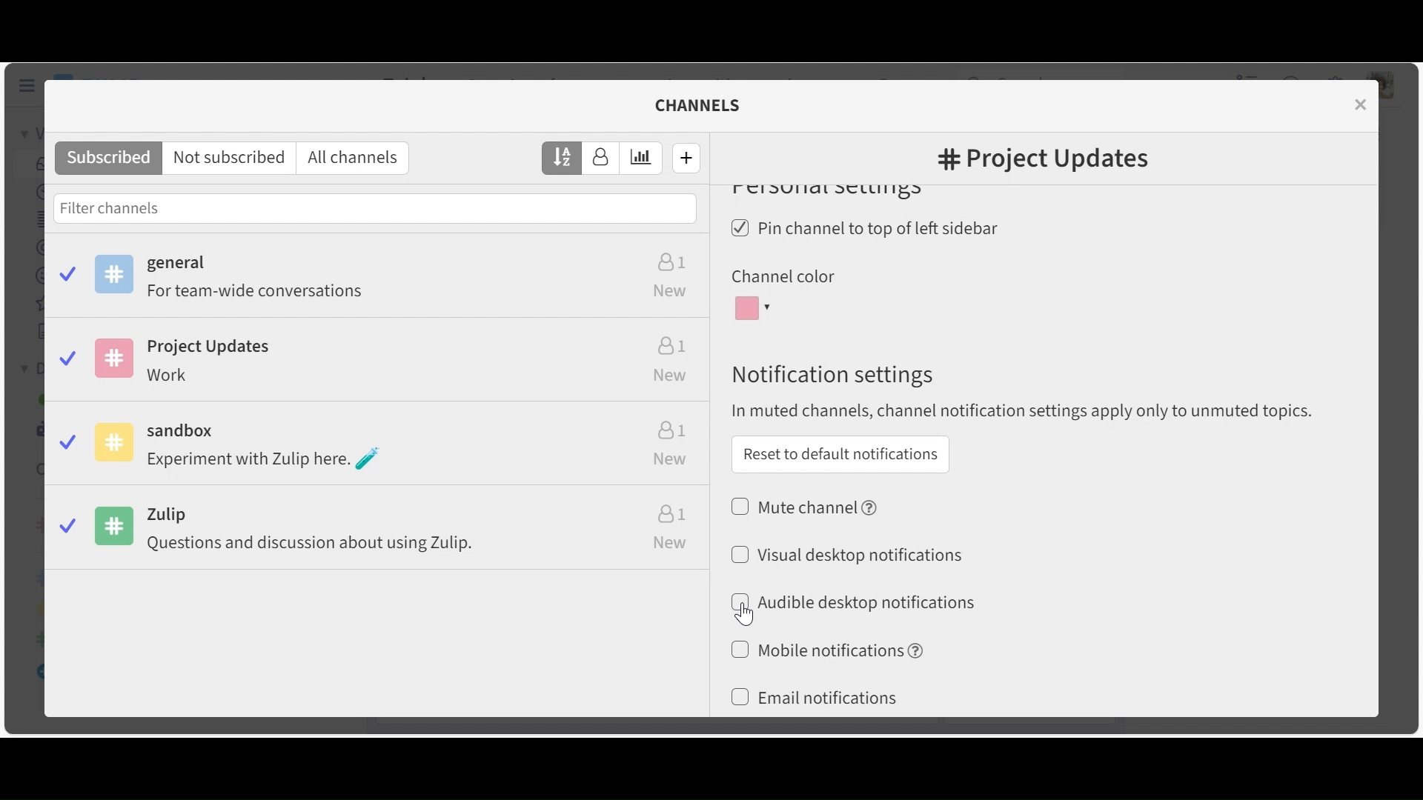 The image size is (1423, 800). What do you see at coordinates (815, 699) in the screenshot?
I see `(un)select Email notifications` at bounding box center [815, 699].